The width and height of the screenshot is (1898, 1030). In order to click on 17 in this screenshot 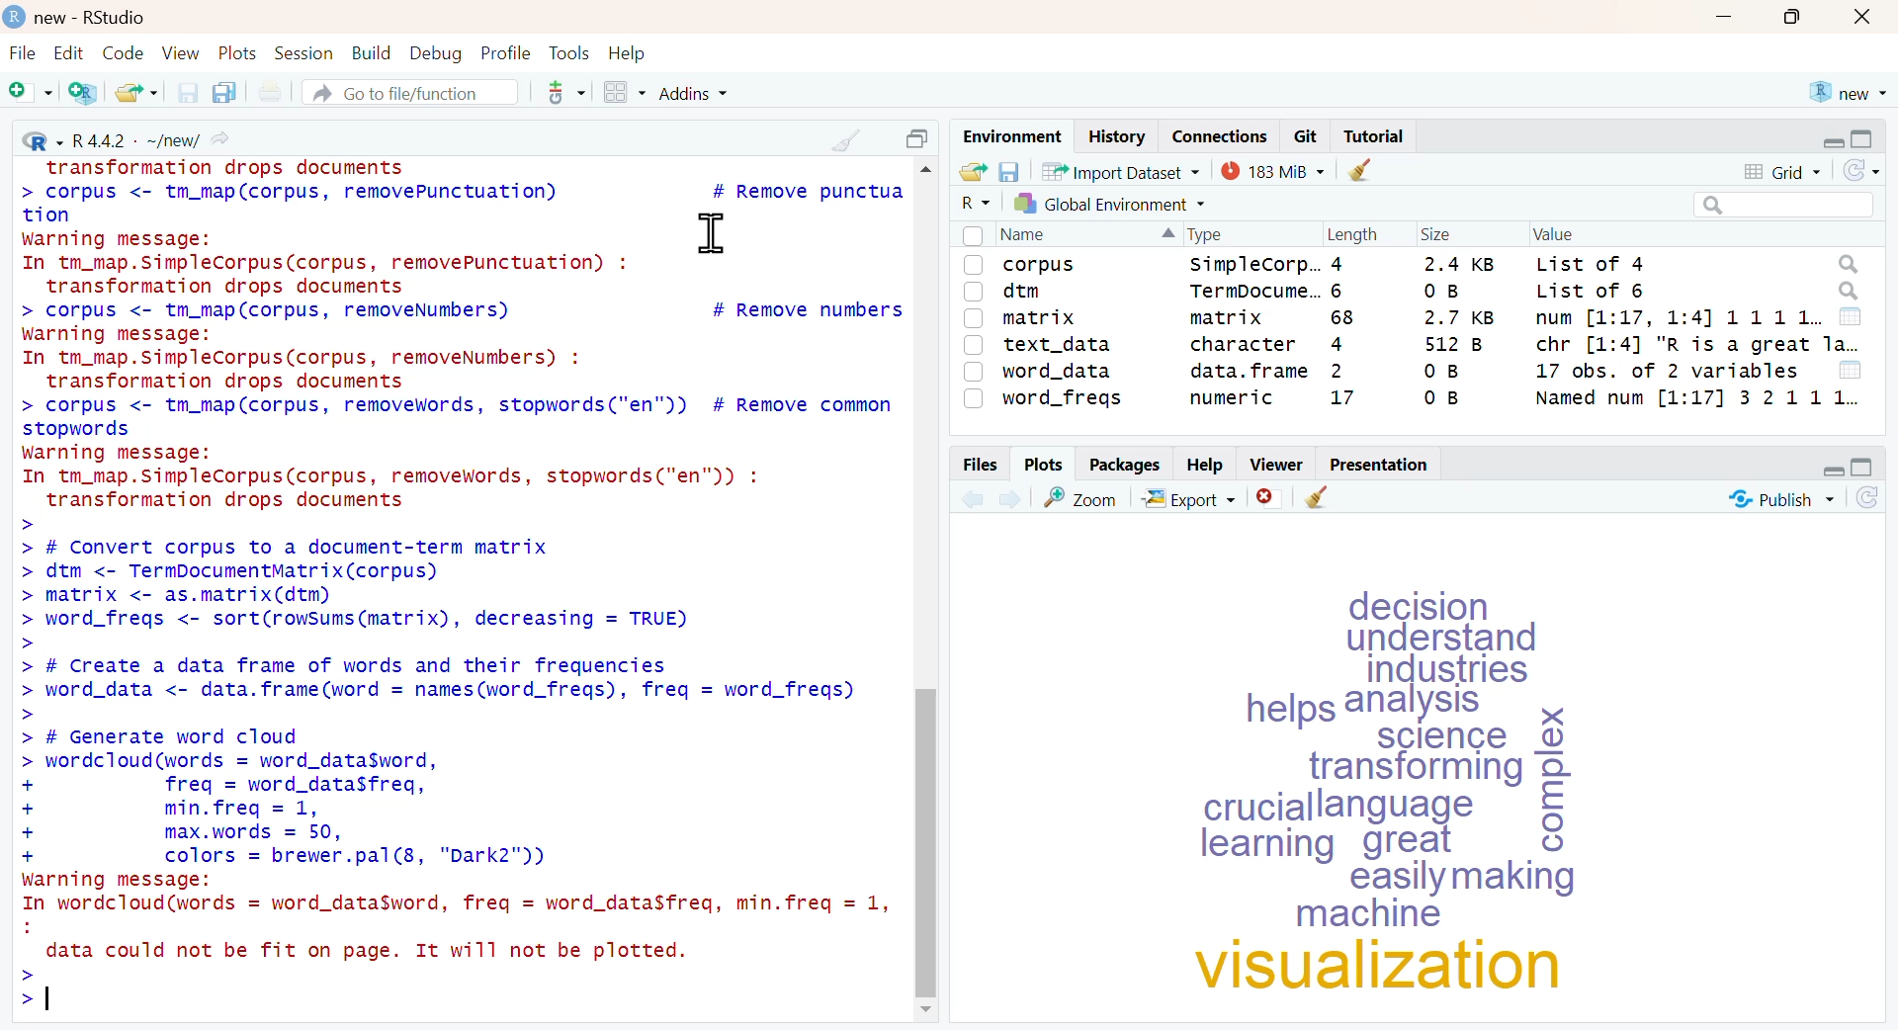, I will do `click(1340, 399)`.